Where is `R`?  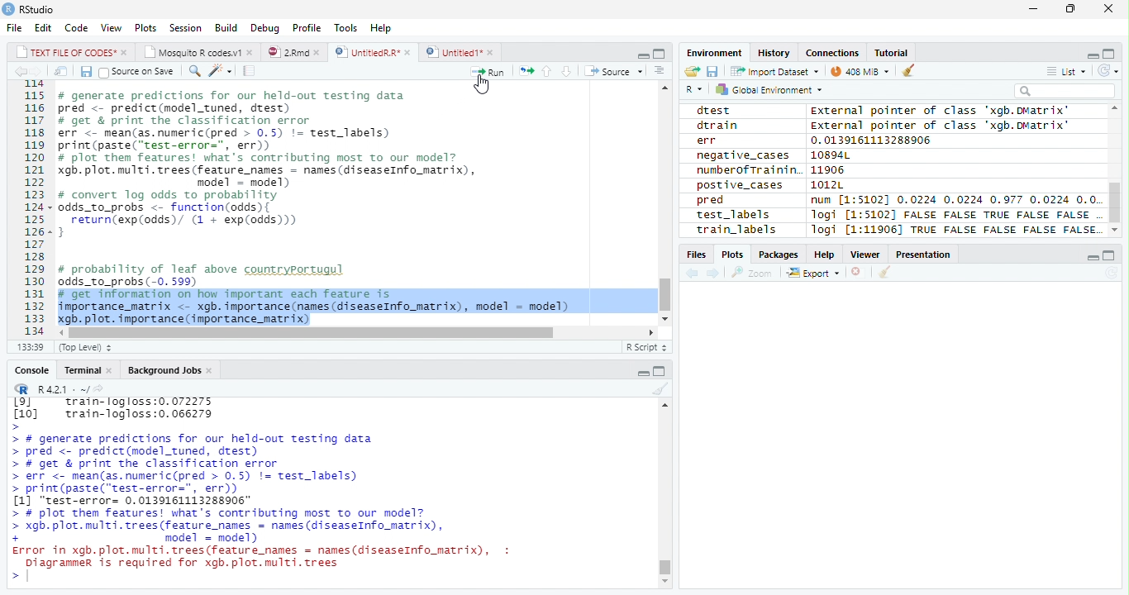 R is located at coordinates (694, 88).